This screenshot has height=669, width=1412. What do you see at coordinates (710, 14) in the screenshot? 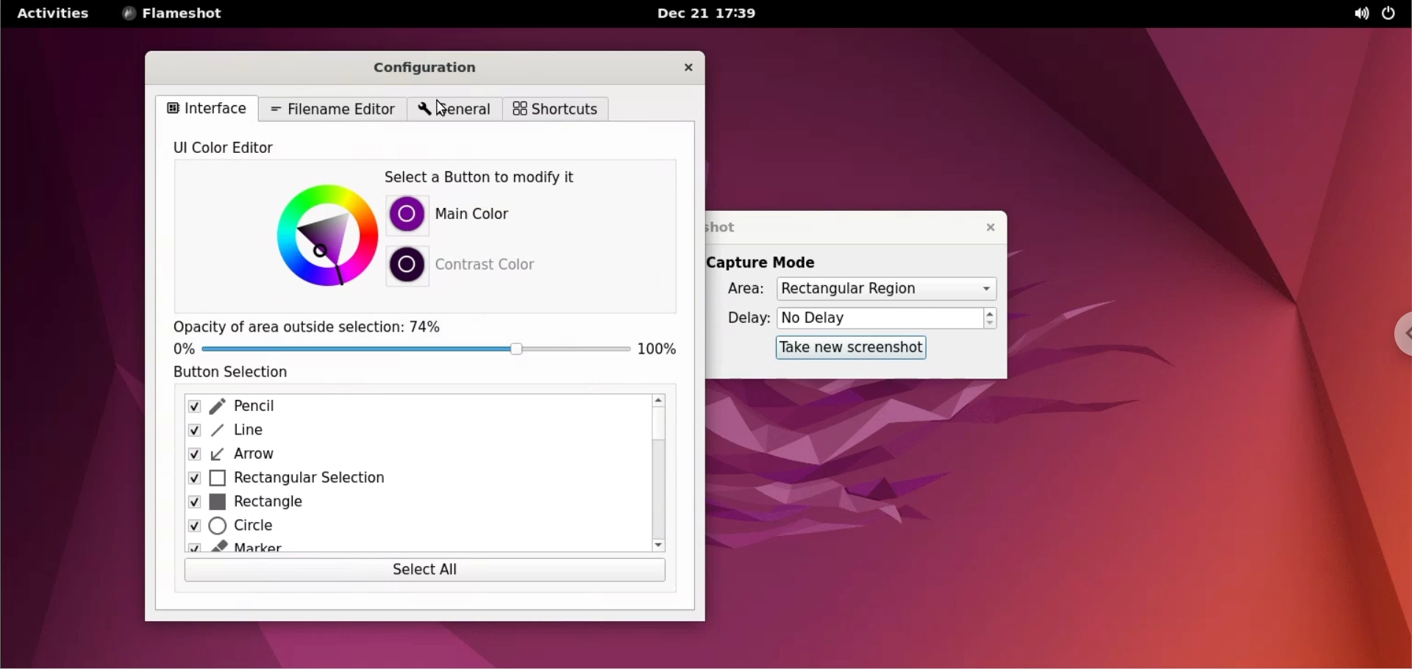
I see `Dec  21 17:39` at bounding box center [710, 14].